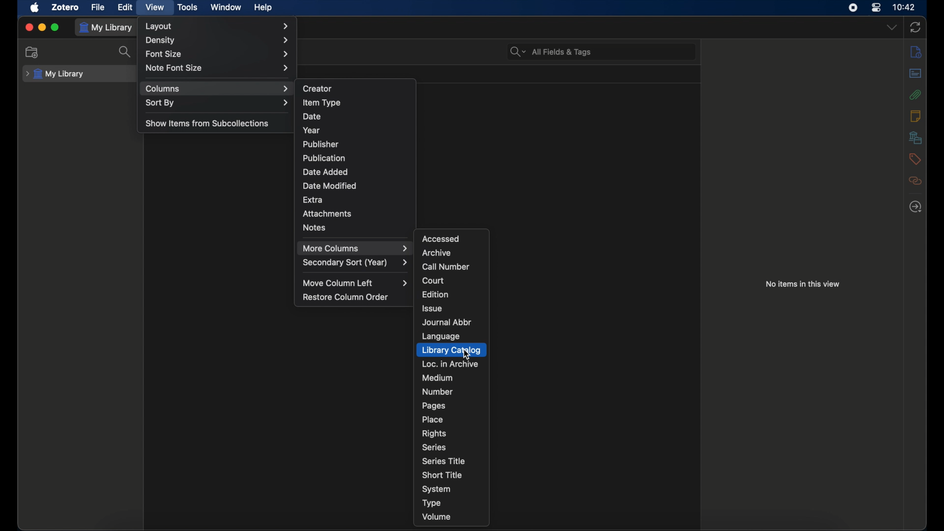  Describe the element at coordinates (438, 391) in the screenshot. I see `number` at that location.